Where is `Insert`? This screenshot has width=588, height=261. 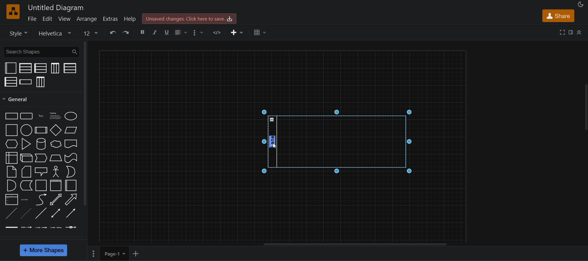
Insert is located at coordinates (237, 32).